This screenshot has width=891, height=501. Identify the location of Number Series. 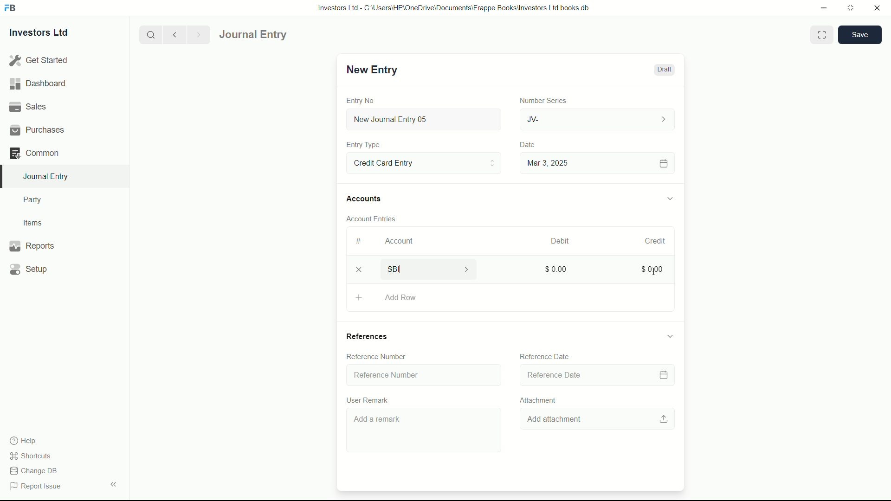
(539, 100).